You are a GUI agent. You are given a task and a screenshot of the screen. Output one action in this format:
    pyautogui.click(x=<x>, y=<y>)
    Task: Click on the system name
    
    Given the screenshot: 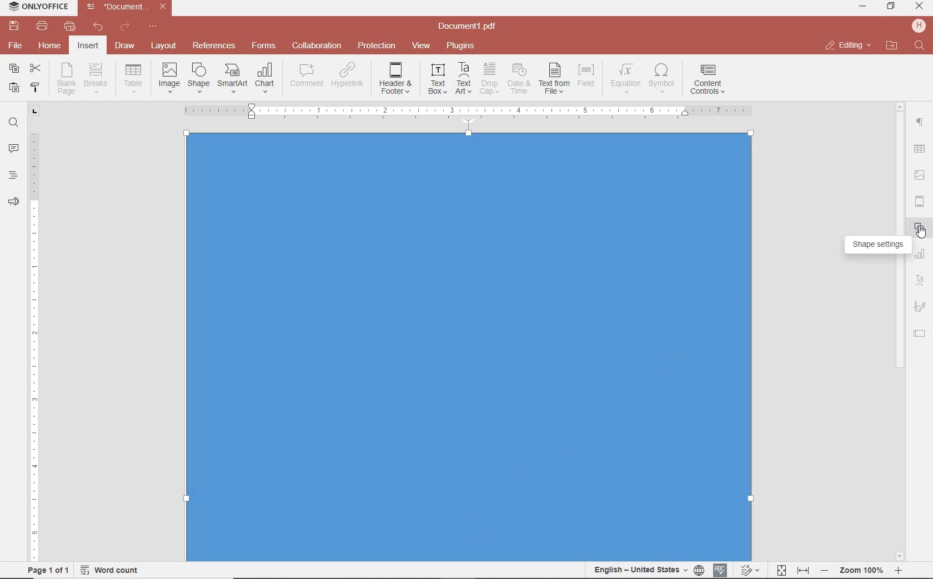 What is the action you would take?
    pyautogui.click(x=36, y=7)
    